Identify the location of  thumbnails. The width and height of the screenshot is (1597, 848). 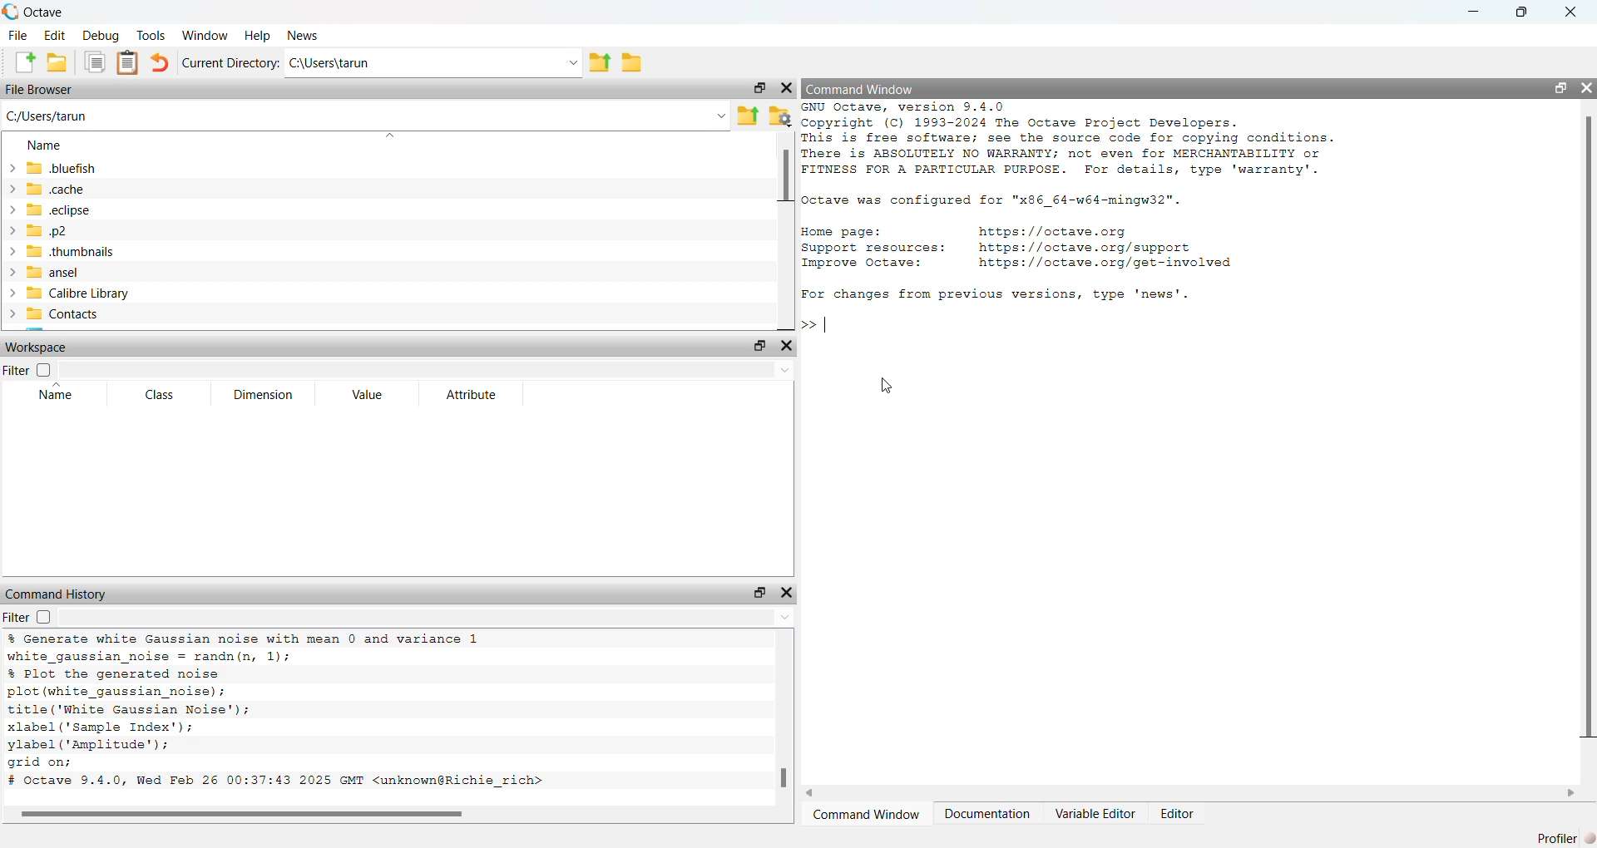
(67, 251).